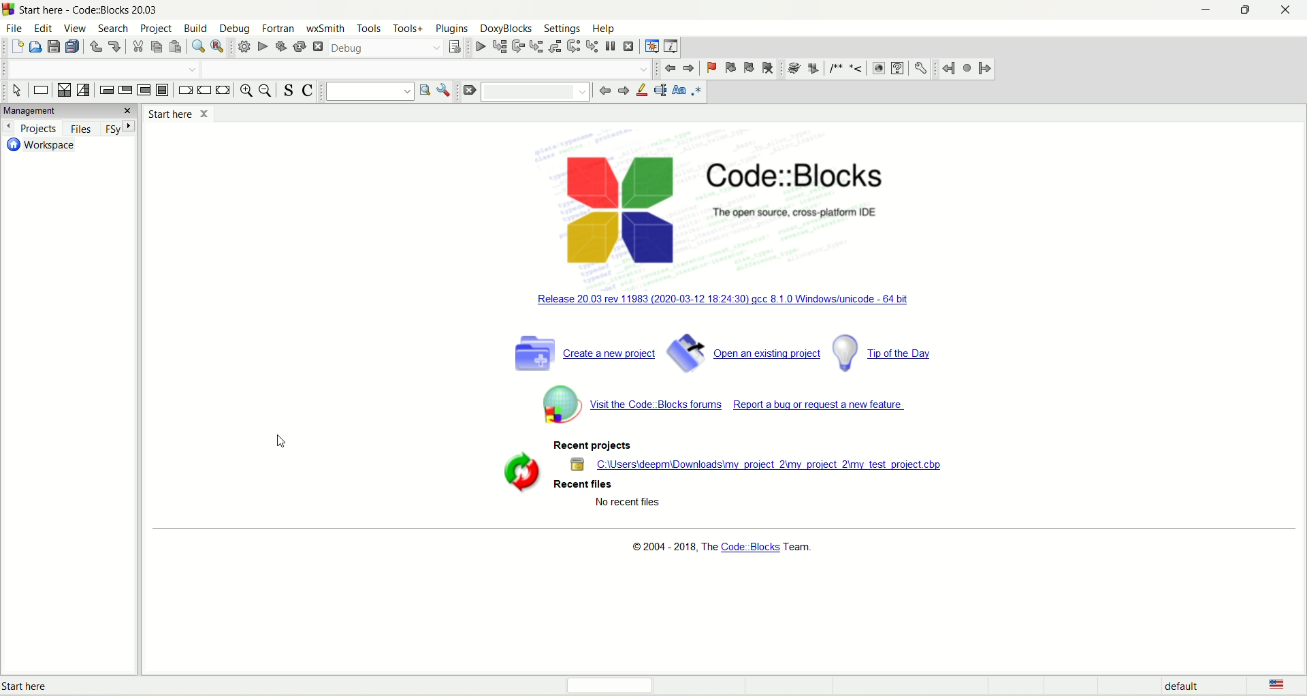 This screenshot has width=1307, height=696. Describe the element at coordinates (1184, 688) in the screenshot. I see `default` at that location.